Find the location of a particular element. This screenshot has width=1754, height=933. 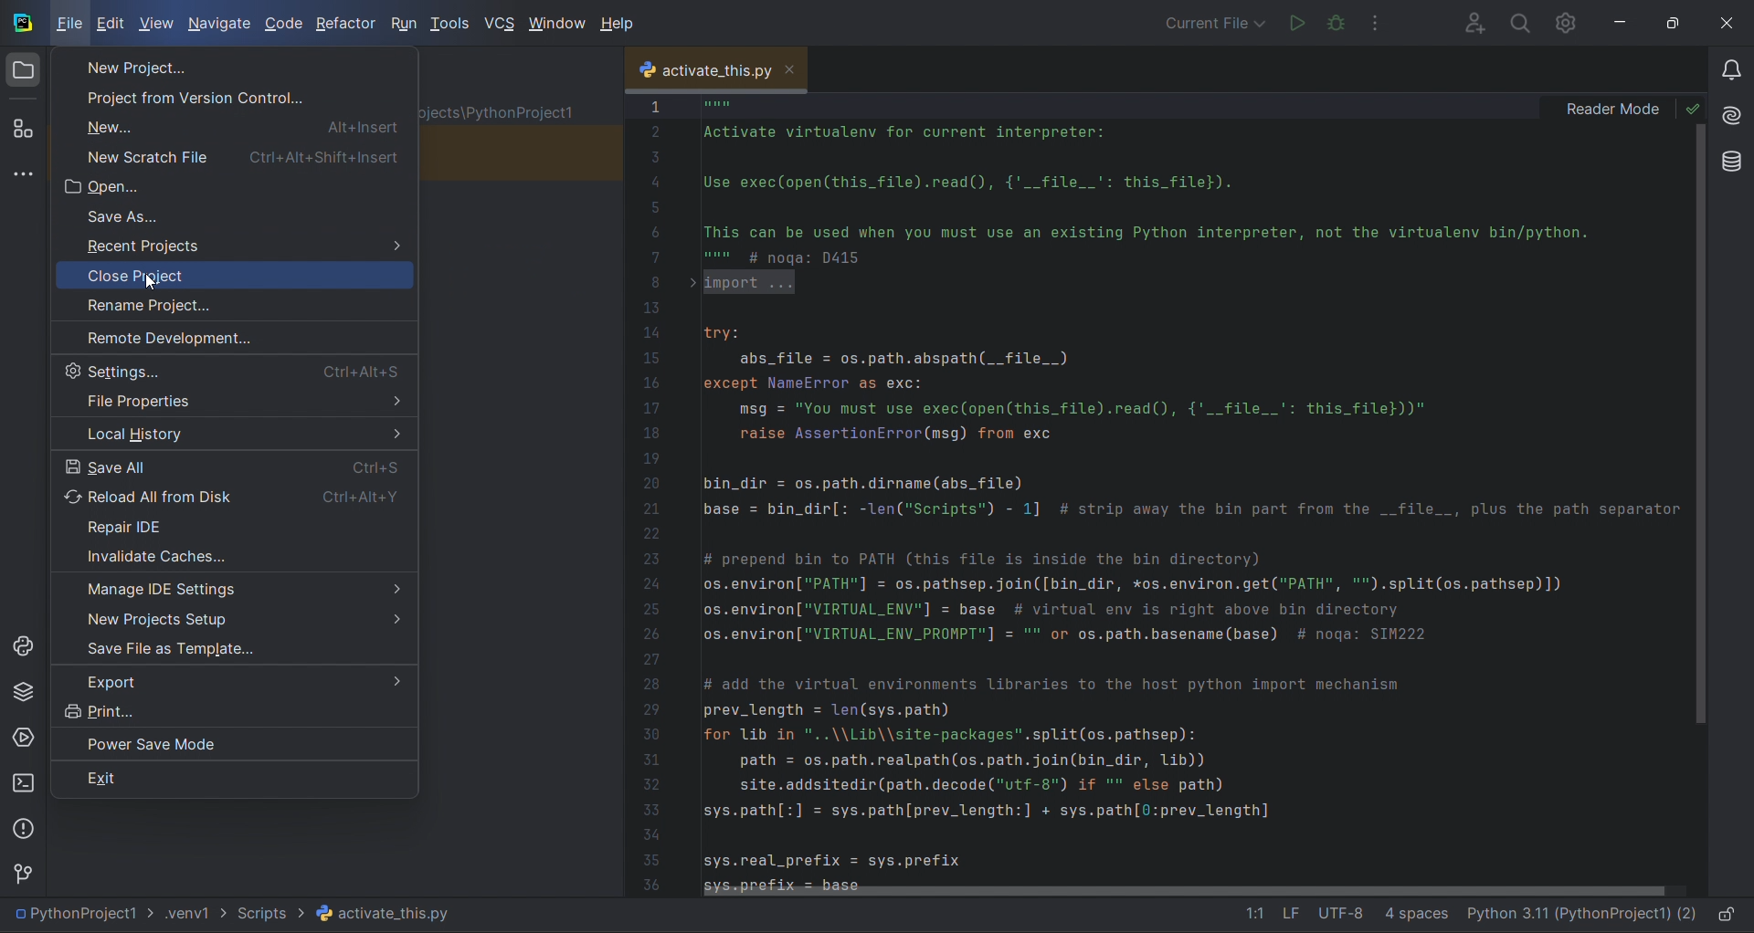

project window is located at coordinates (26, 74).